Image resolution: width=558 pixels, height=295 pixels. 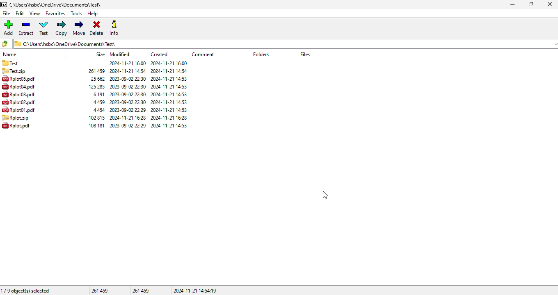 What do you see at coordinates (20, 13) in the screenshot?
I see `edit` at bounding box center [20, 13].